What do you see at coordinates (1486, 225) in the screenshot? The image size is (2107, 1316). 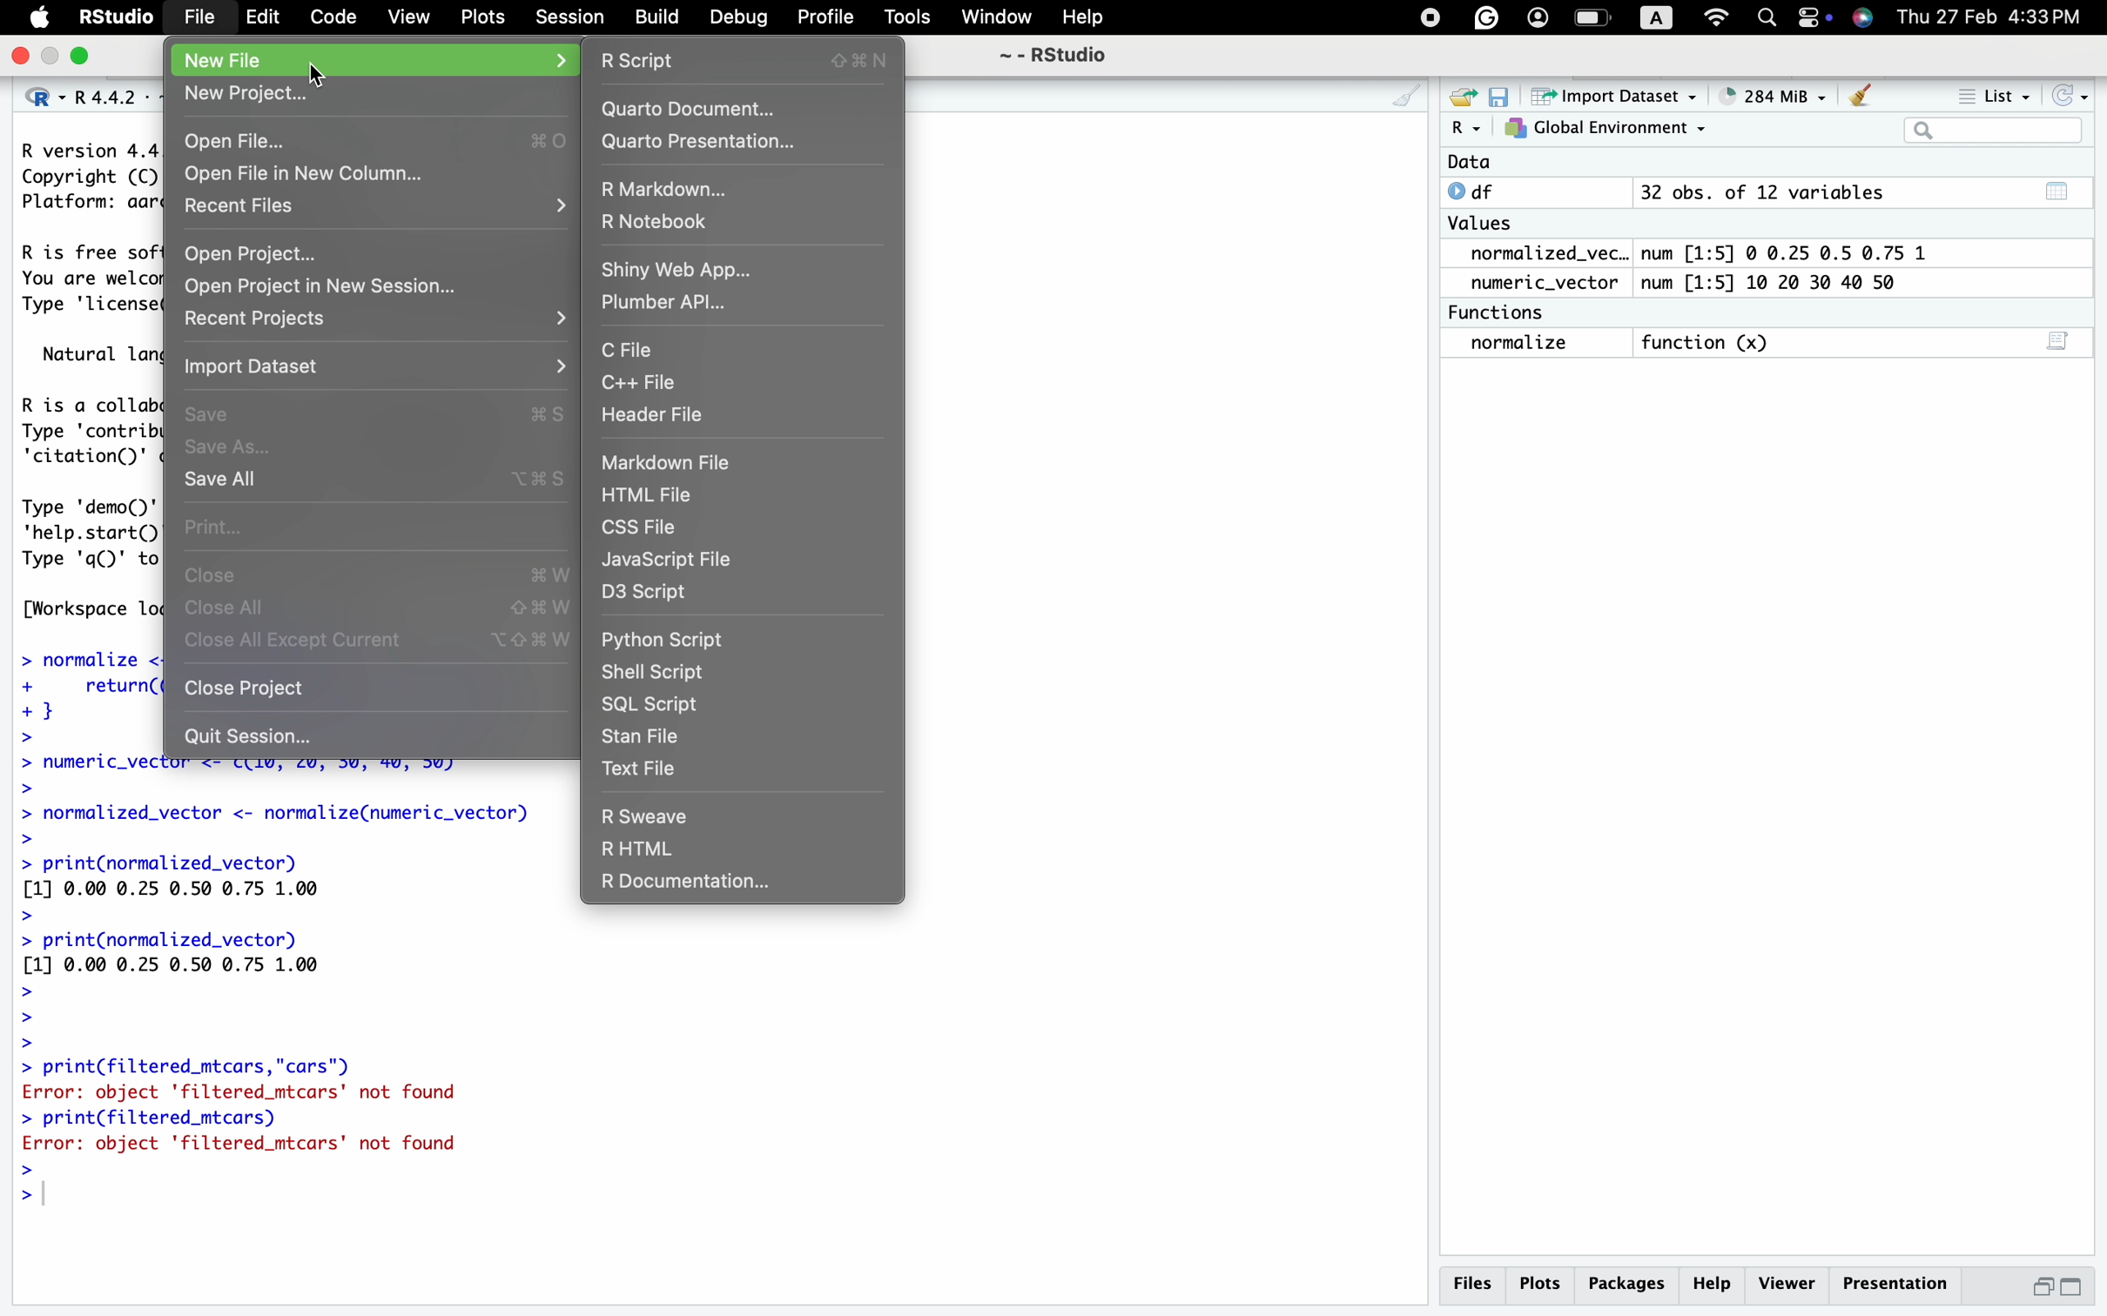 I see `Values` at bounding box center [1486, 225].